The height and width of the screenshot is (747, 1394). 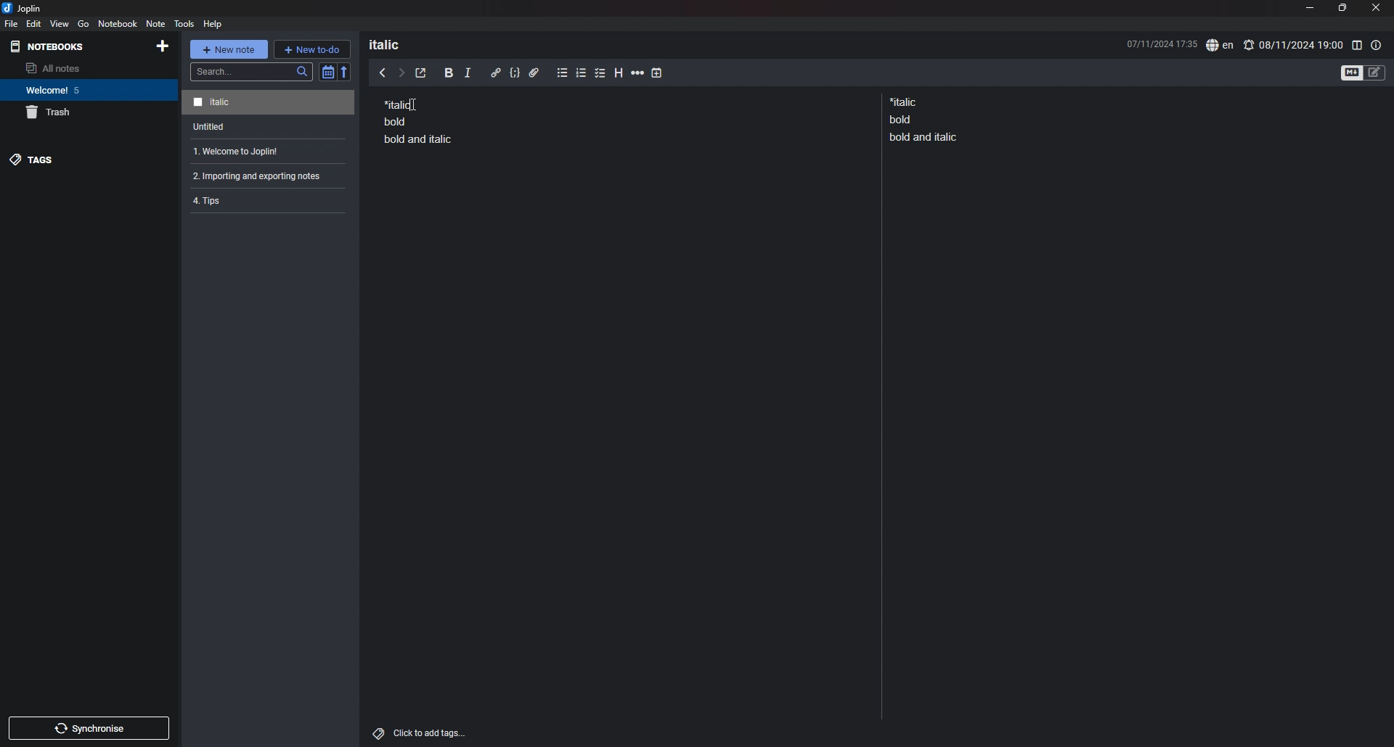 What do you see at coordinates (263, 199) in the screenshot?
I see `note` at bounding box center [263, 199].